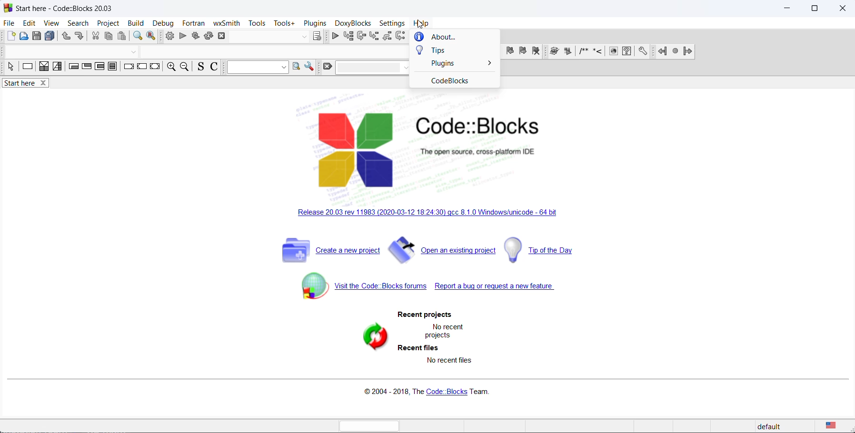 The width and height of the screenshot is (855, 433). I want to click on file, so click(10, 24).